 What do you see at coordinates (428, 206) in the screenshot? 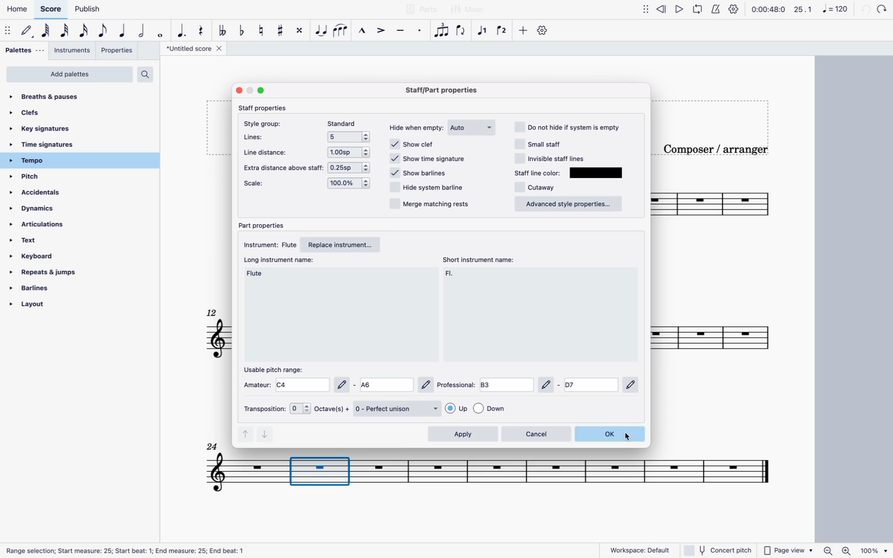
I see `merge matching rests` at bounding box center [428, 206].